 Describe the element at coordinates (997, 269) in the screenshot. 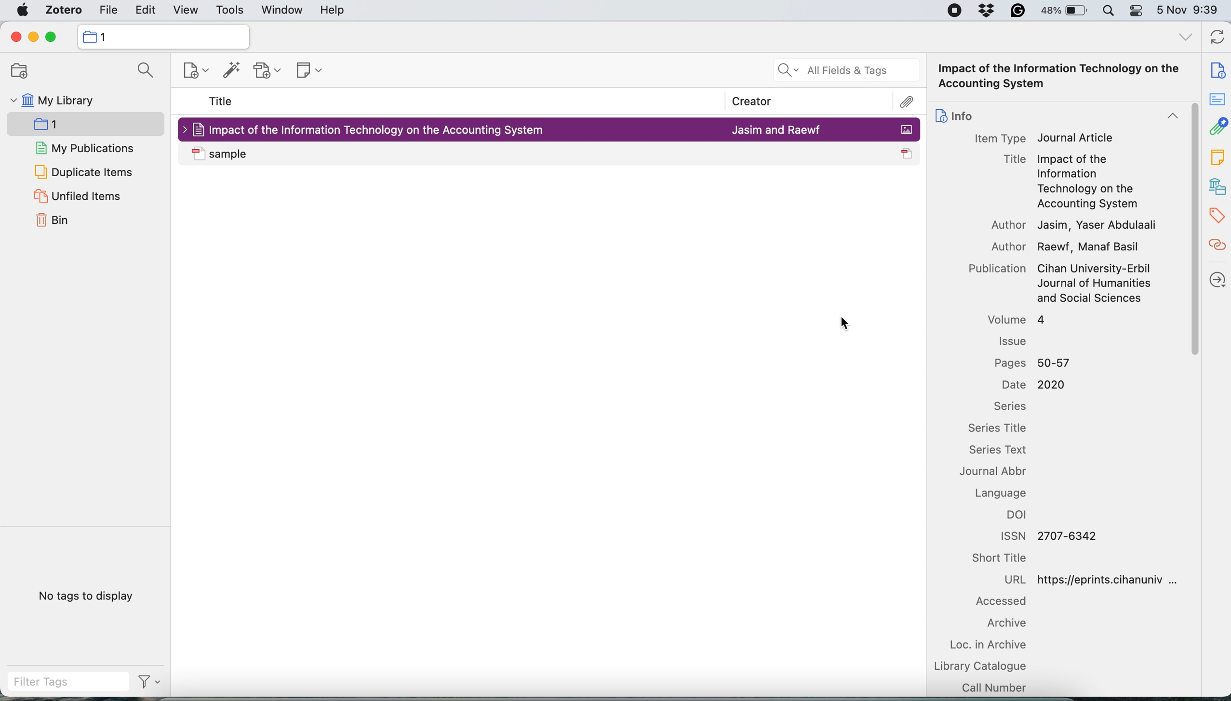

I see `Publication` at that location.